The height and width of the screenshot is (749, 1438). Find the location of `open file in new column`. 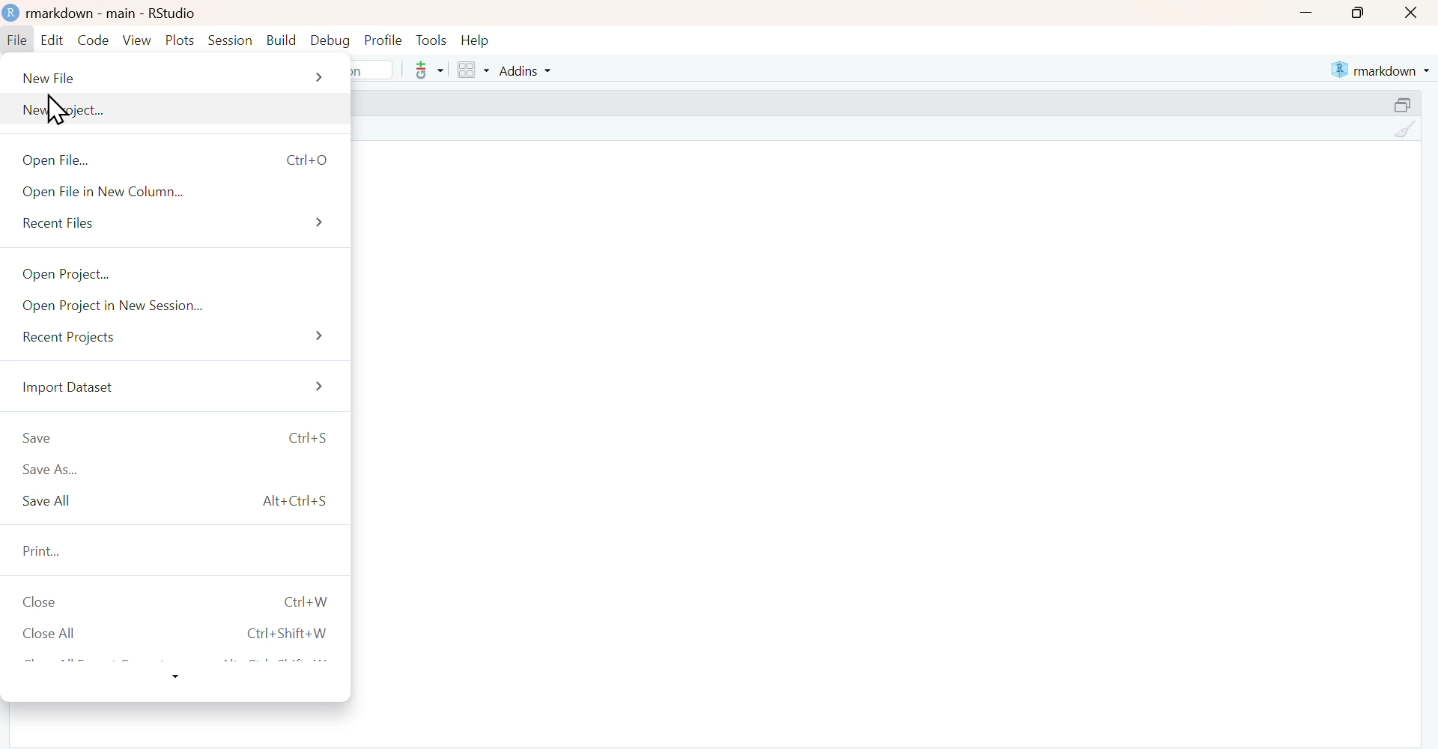

open file in new column is located at coordinates (182, 192).